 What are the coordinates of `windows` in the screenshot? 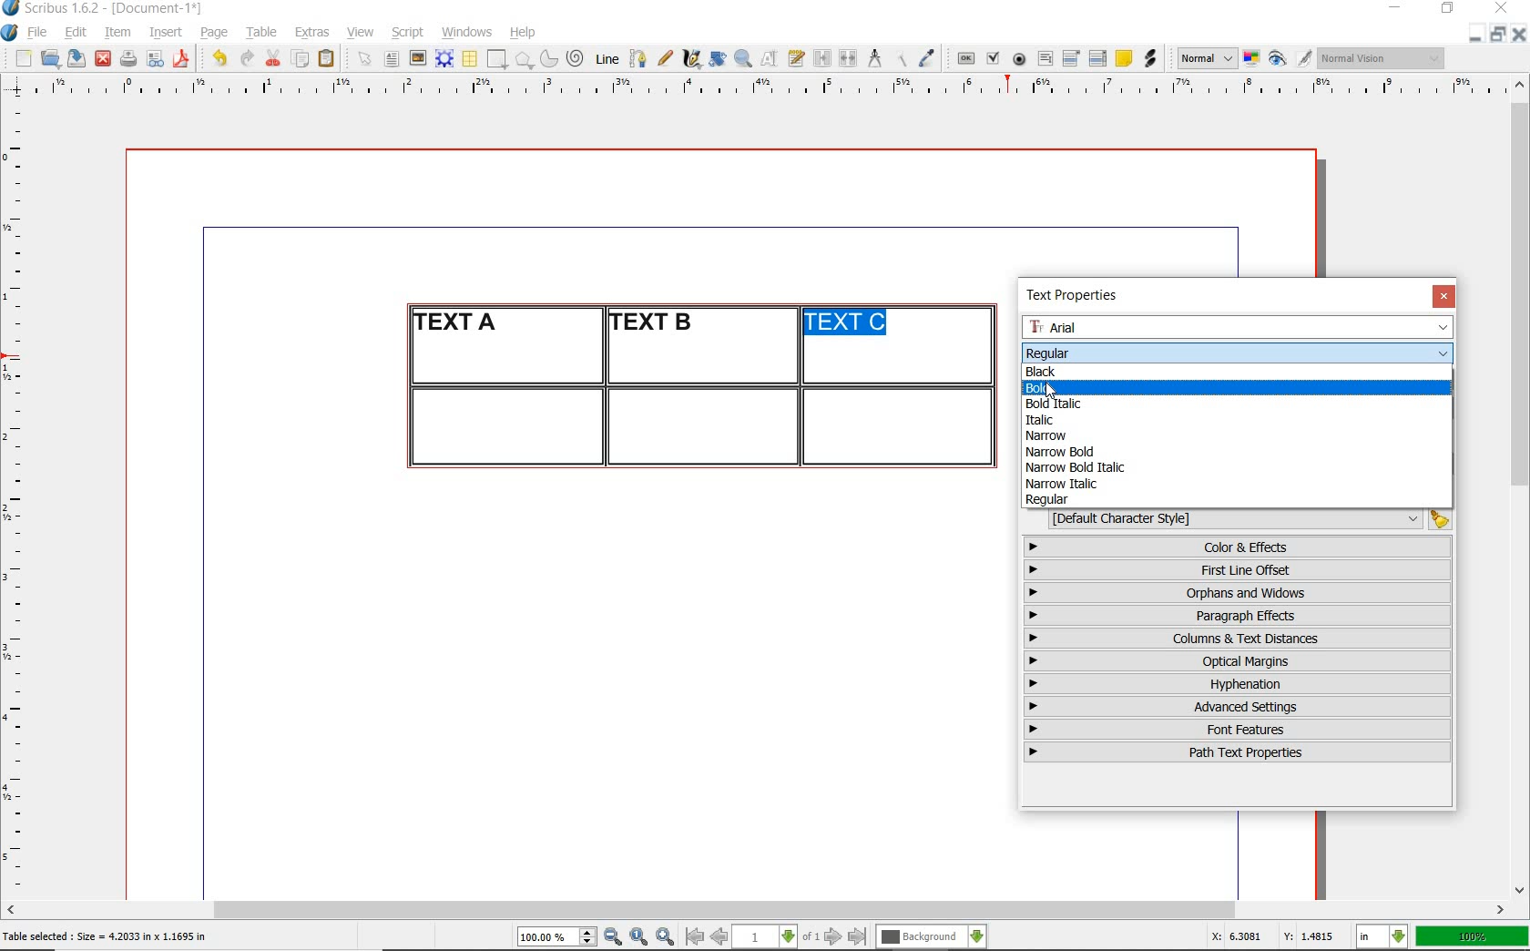 It's located at (468, 33).